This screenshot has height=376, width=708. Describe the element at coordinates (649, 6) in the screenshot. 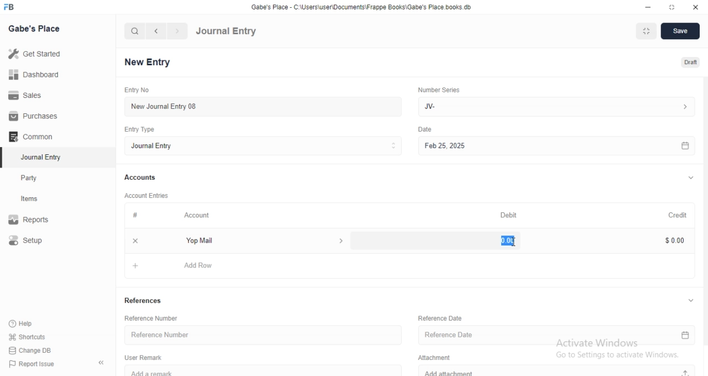

I see `minimize` at that location.